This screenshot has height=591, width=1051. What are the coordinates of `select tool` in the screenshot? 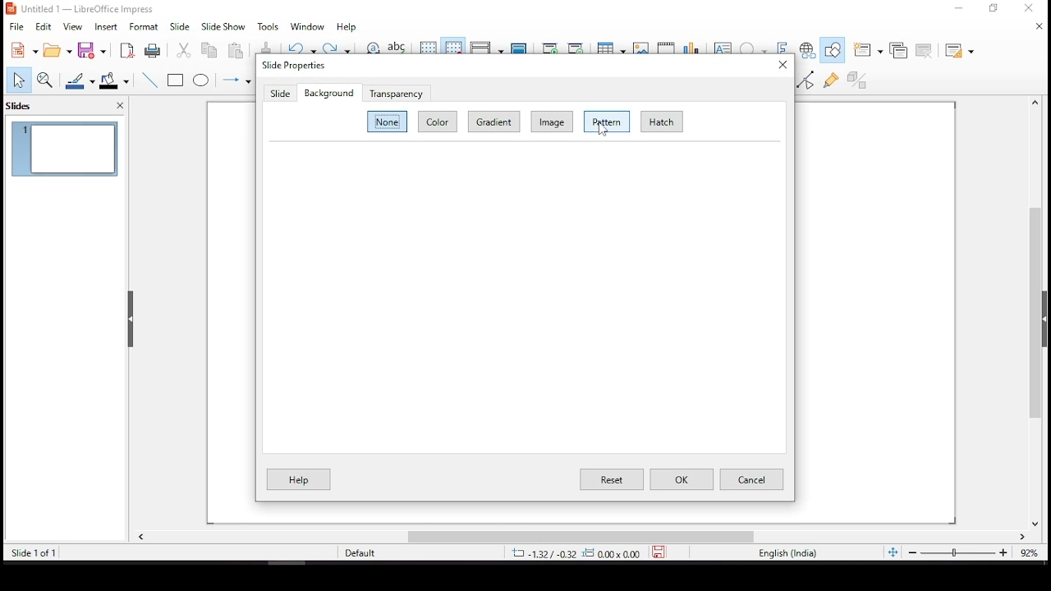 It's located at (18, 80).